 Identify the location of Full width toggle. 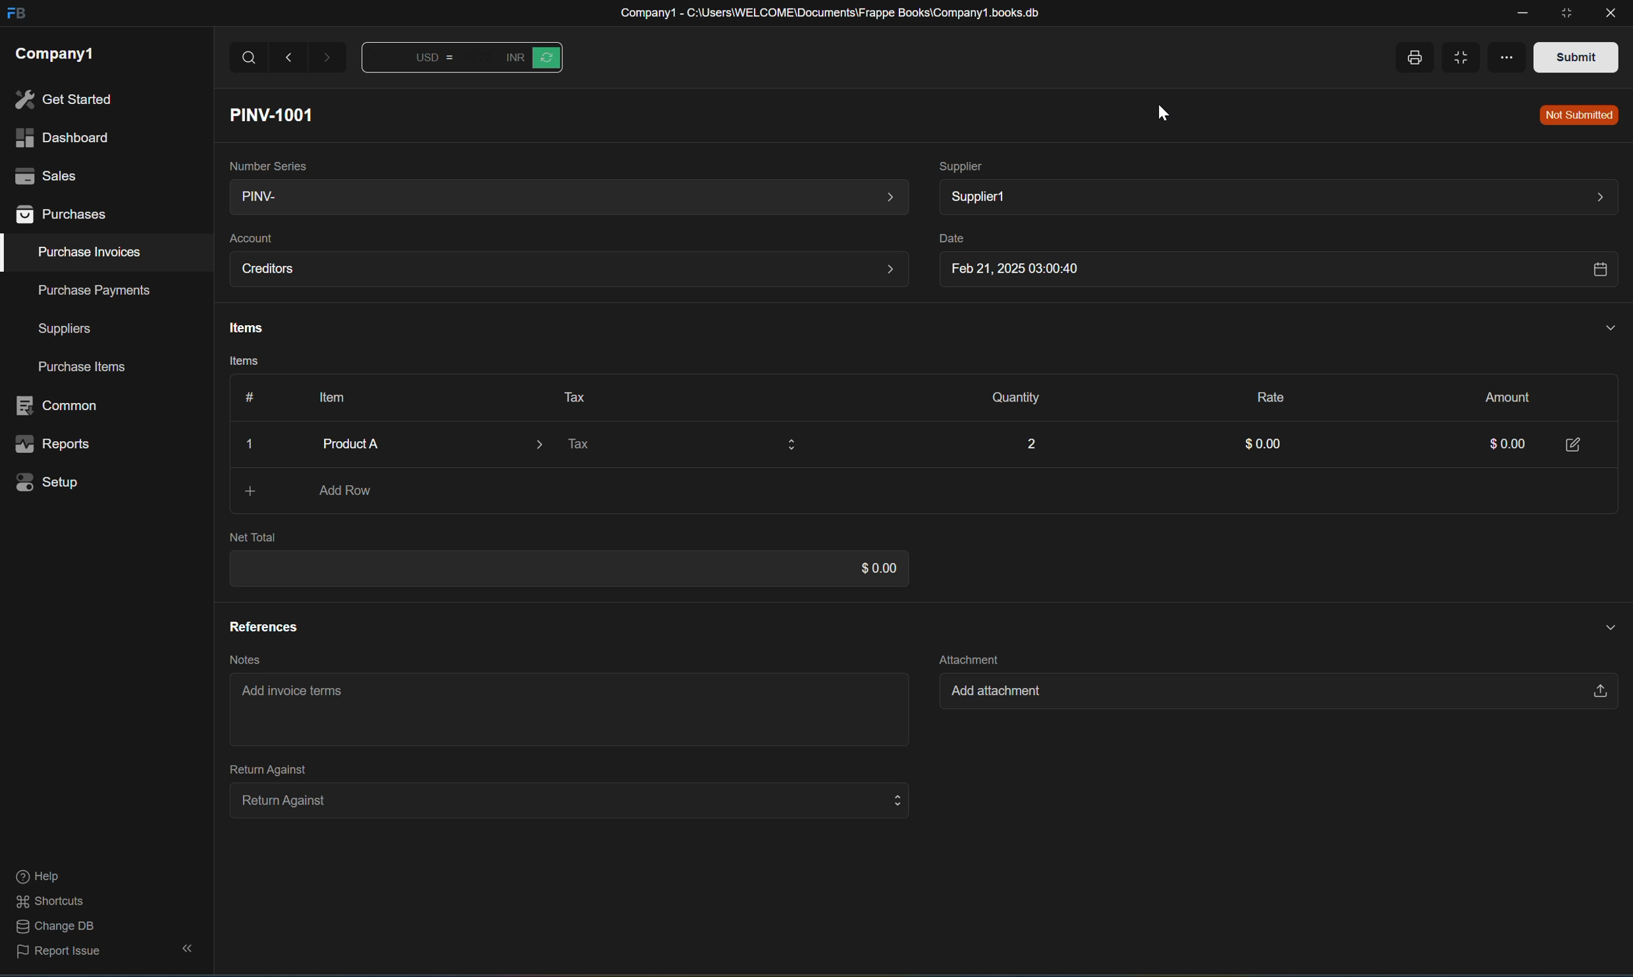
(1468, 59).